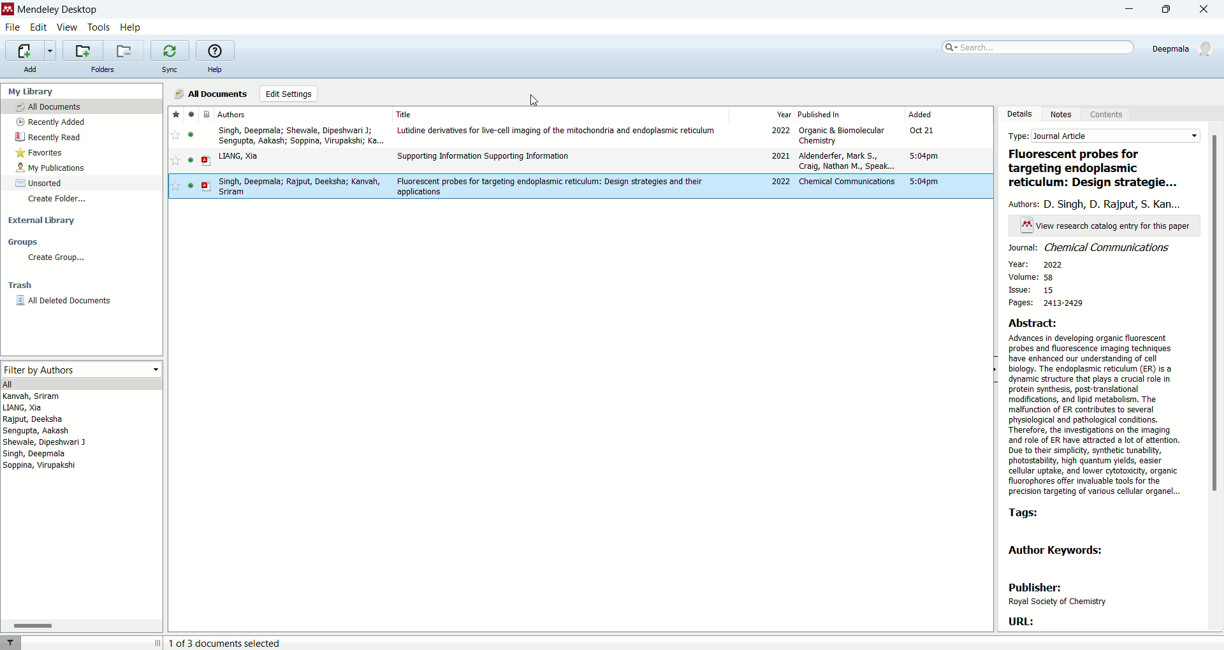 Image resolution: width=1224 pixels, height=650 pixels. I want to click on recently added, so click(52, 122).